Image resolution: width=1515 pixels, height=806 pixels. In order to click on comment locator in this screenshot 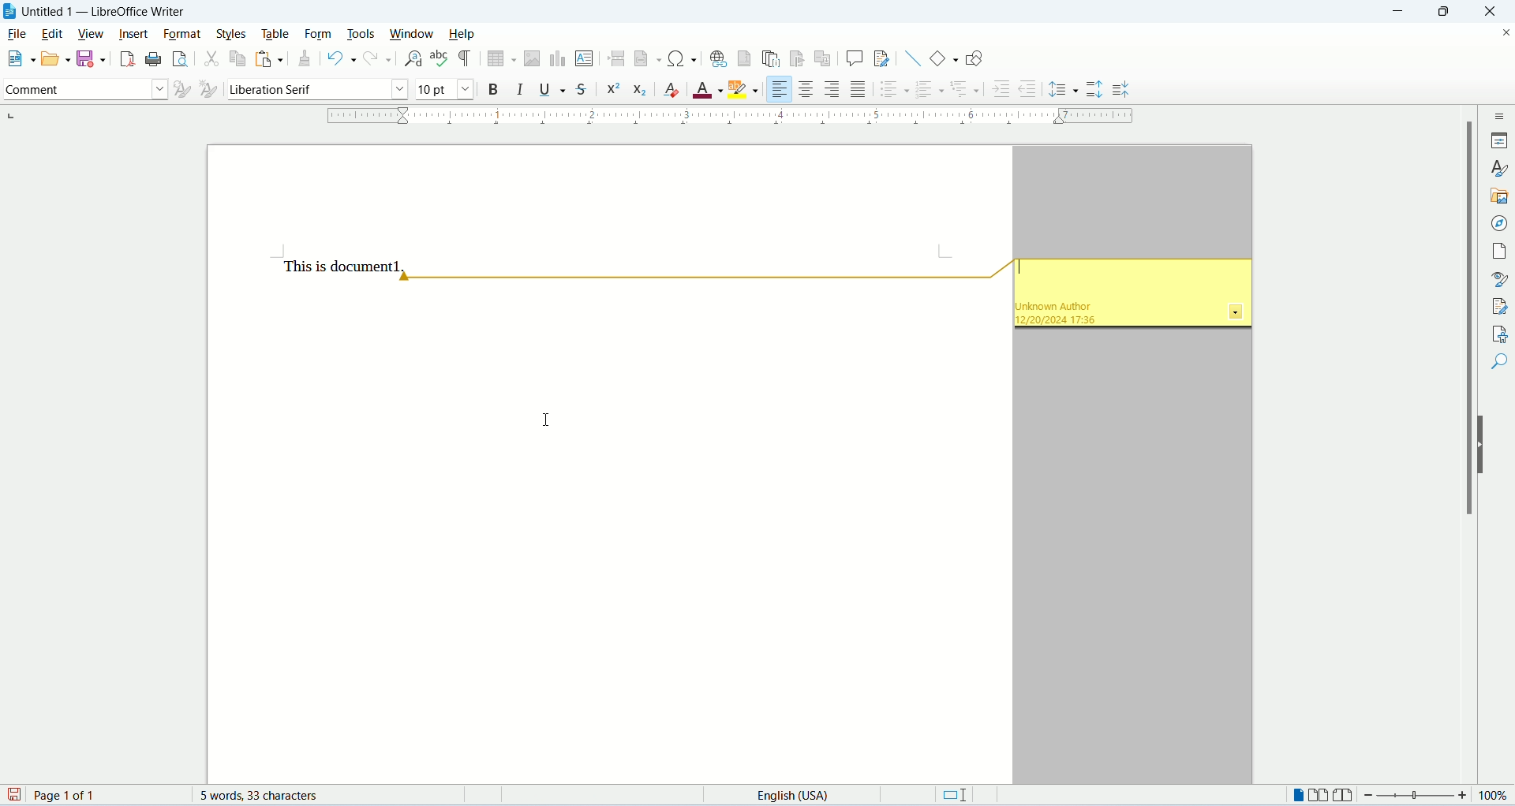, I will do `click(702, 279)`.